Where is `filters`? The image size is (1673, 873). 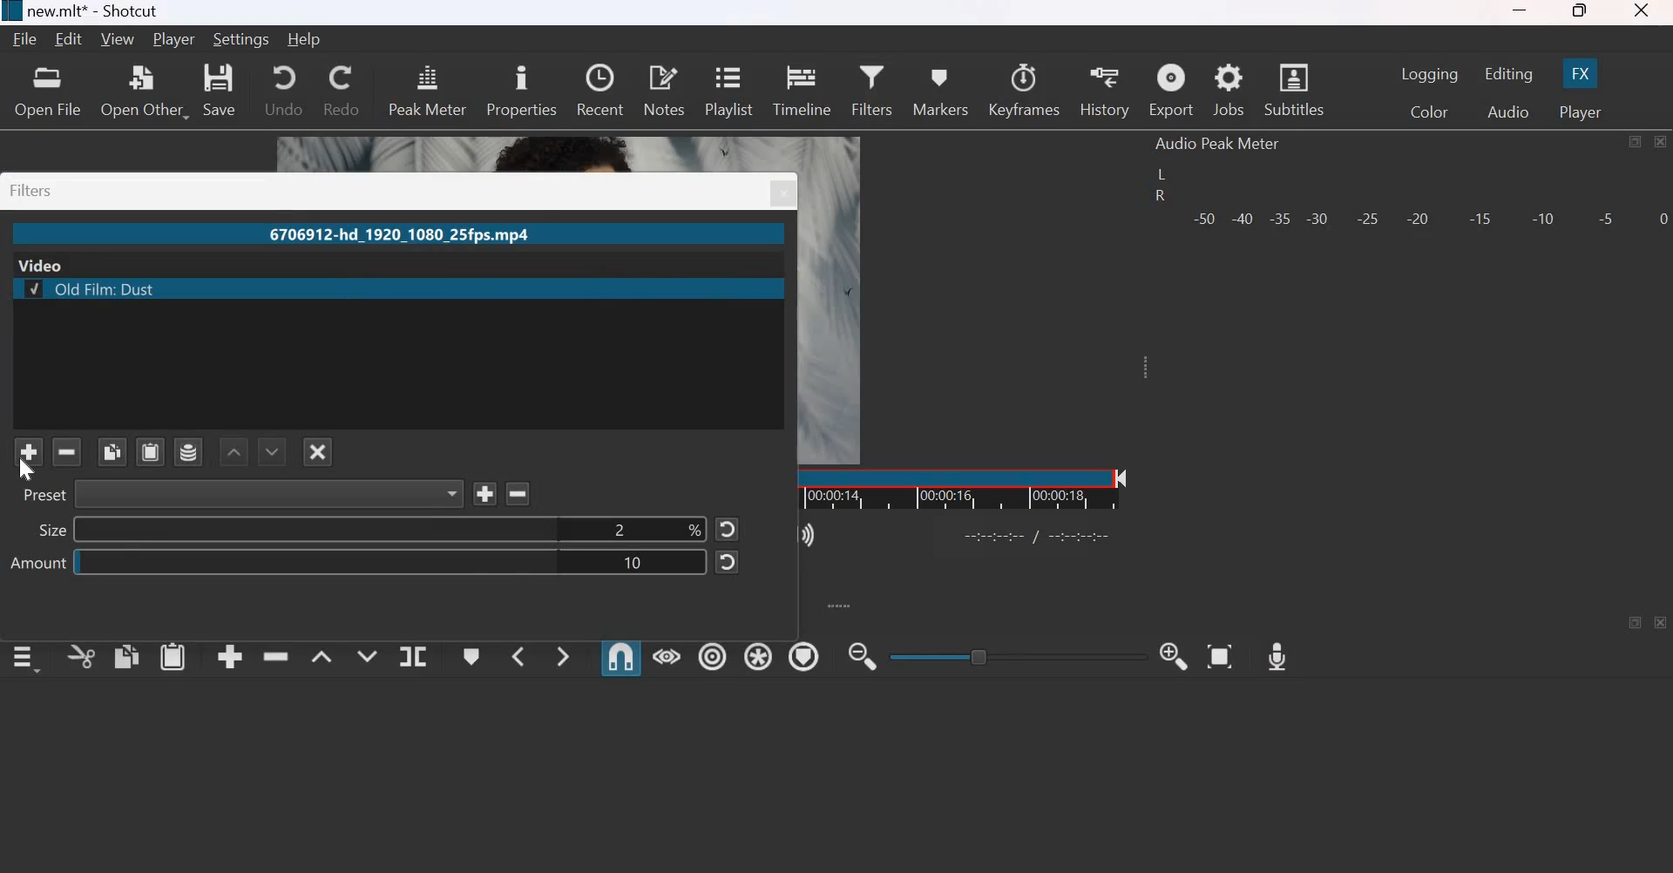
filters is located at coordinates (33, 190).